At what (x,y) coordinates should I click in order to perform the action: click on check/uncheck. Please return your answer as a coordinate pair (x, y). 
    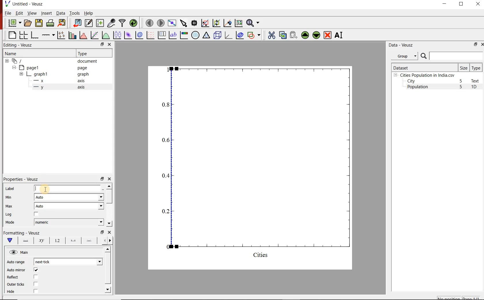
    Looking at the image, I should click on (35, 292).